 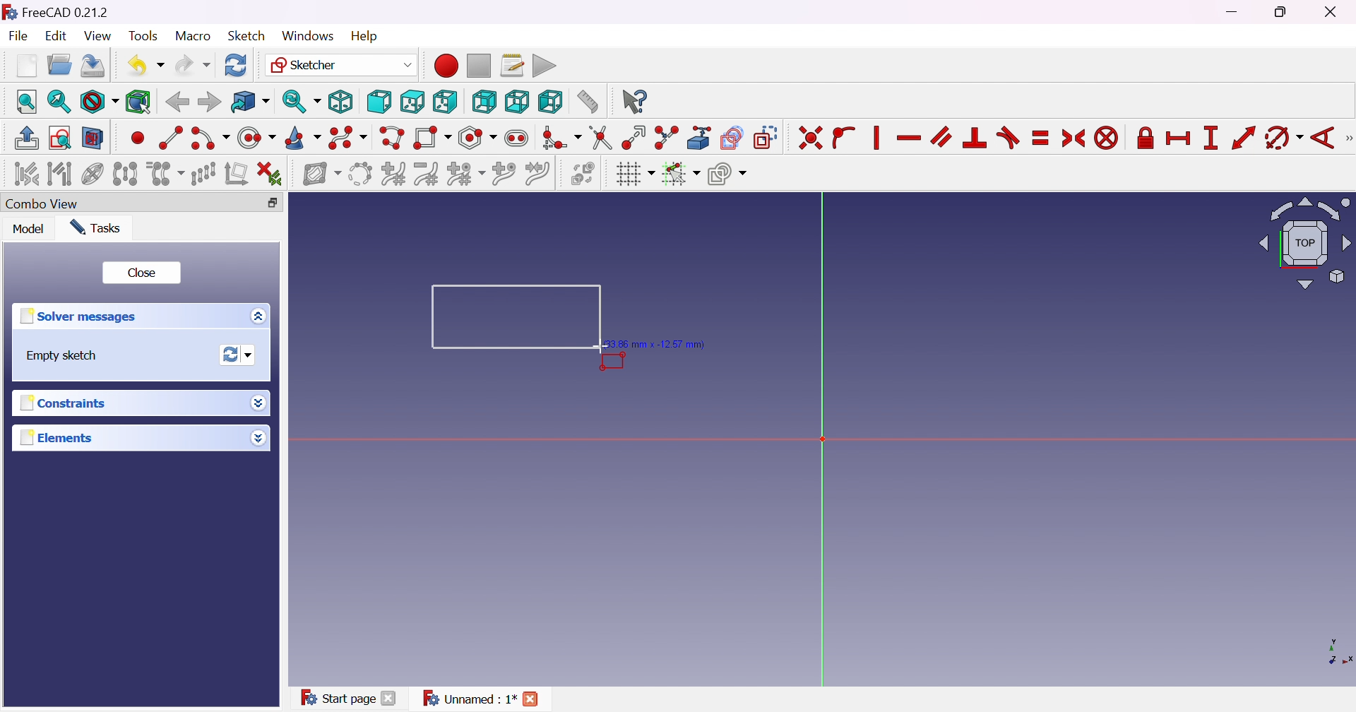 What do you see at coordinates (60, 173) in the screenshot?
I see `Select associated geometry` at bounding box center [60, 173].